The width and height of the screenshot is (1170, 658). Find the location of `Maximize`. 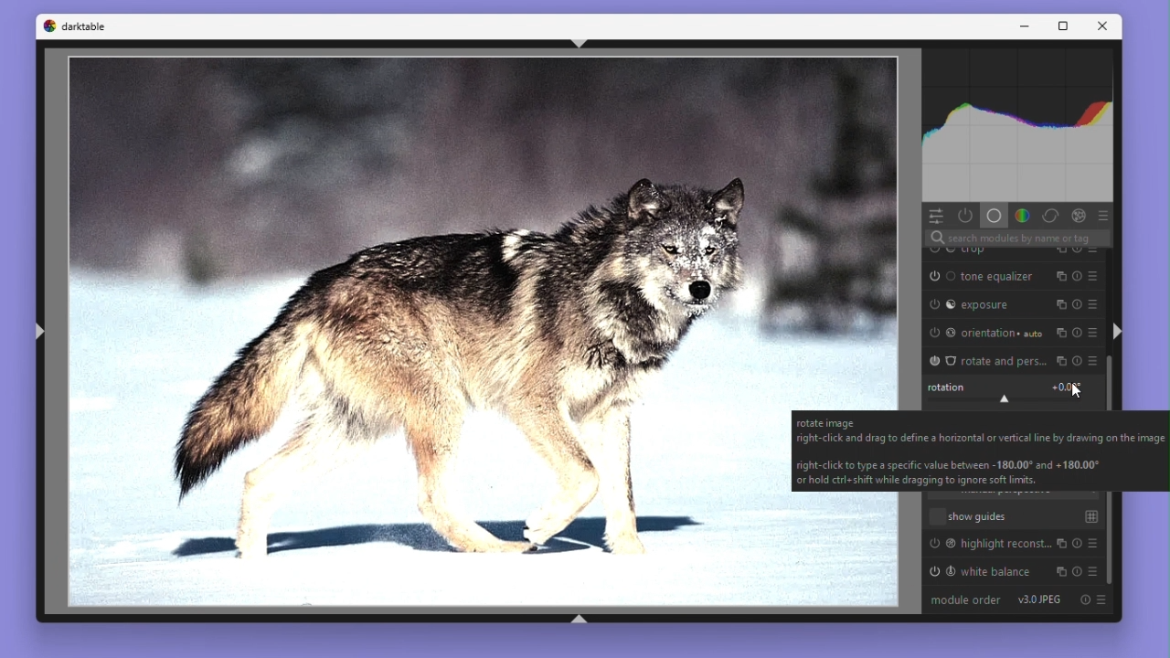

Maximize is located at coordinates (1065, 28).